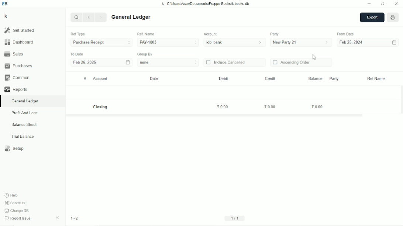 The image size is (403, 226). What do you see at coordinates (101, 107) in the screenshot?
I see `Closing` at bounding box center [101, 107].